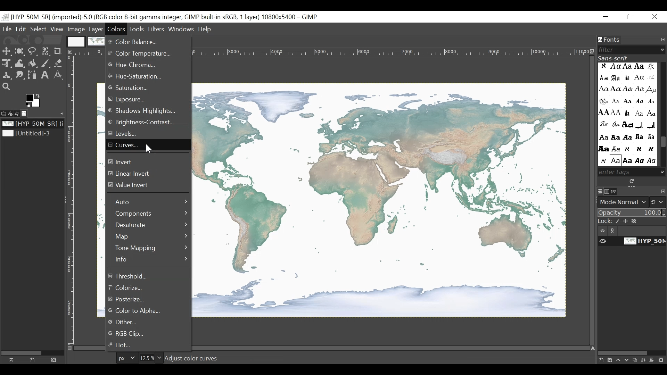 The image size is (667, 375). I want to click on Windows, so click(182, 28).